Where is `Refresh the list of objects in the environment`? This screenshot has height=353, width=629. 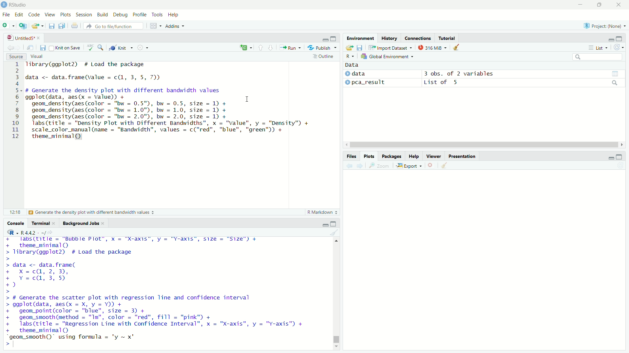
Refresh the list of objects in the environment is located at coordinates (618, 47).